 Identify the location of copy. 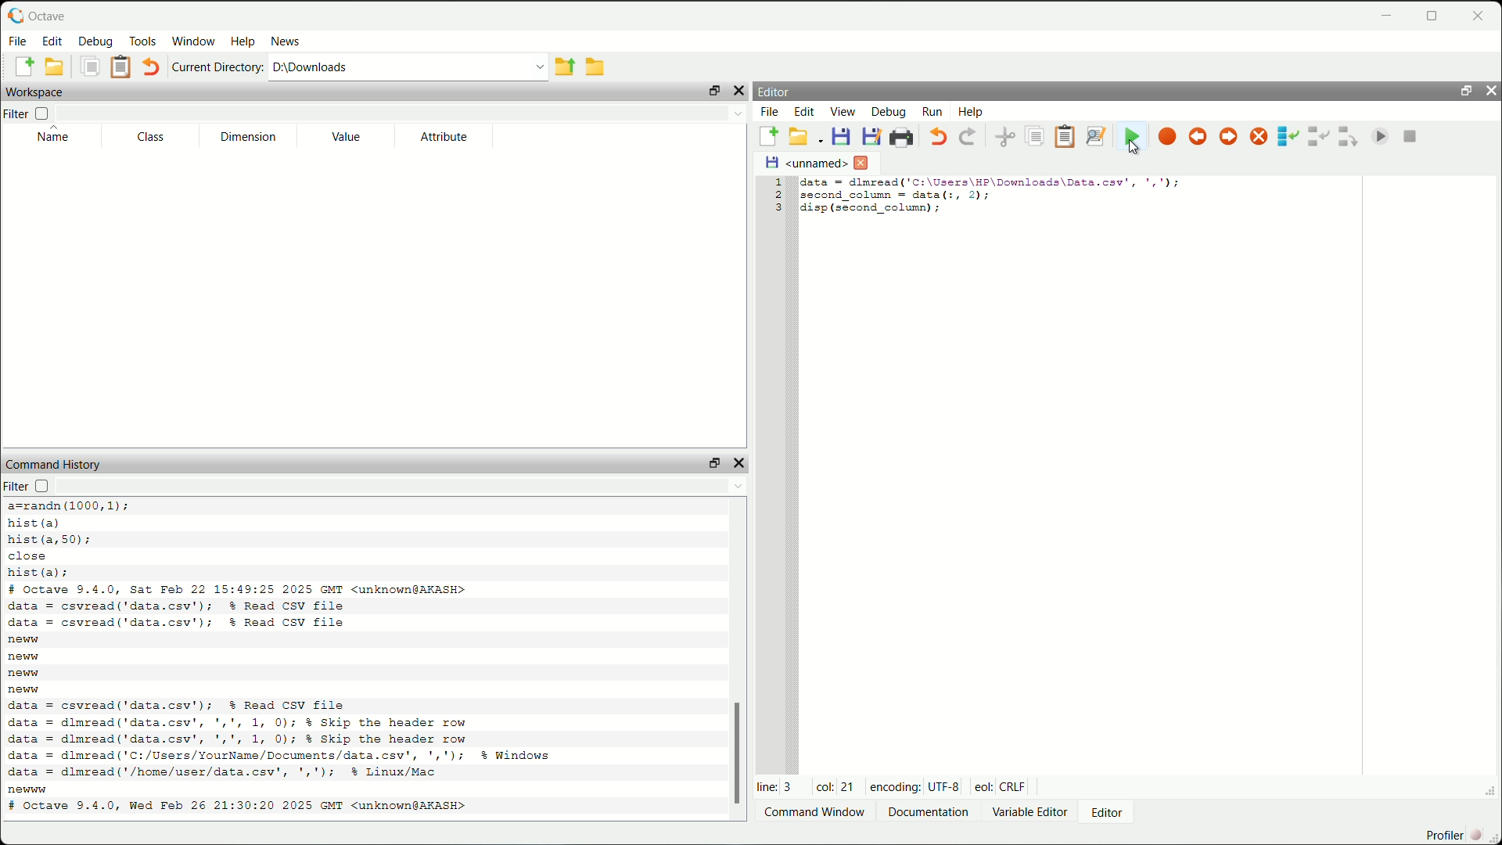
(1037, 138).